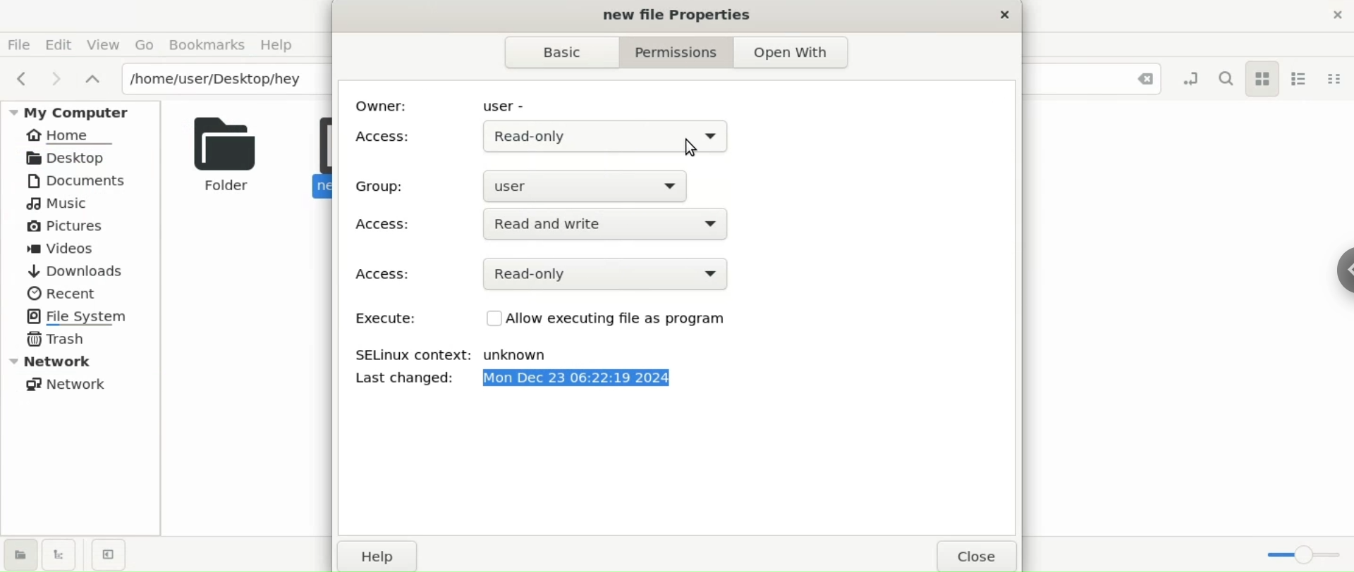 This screenshot has height=572, width=1354. Describe the element at coordinates (1307, 551) in the screenshot. I see `zoom` at that location.